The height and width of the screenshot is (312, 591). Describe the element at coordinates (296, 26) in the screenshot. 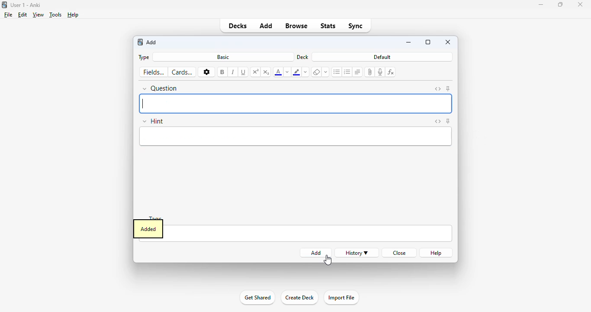

I see `browse` at that location.